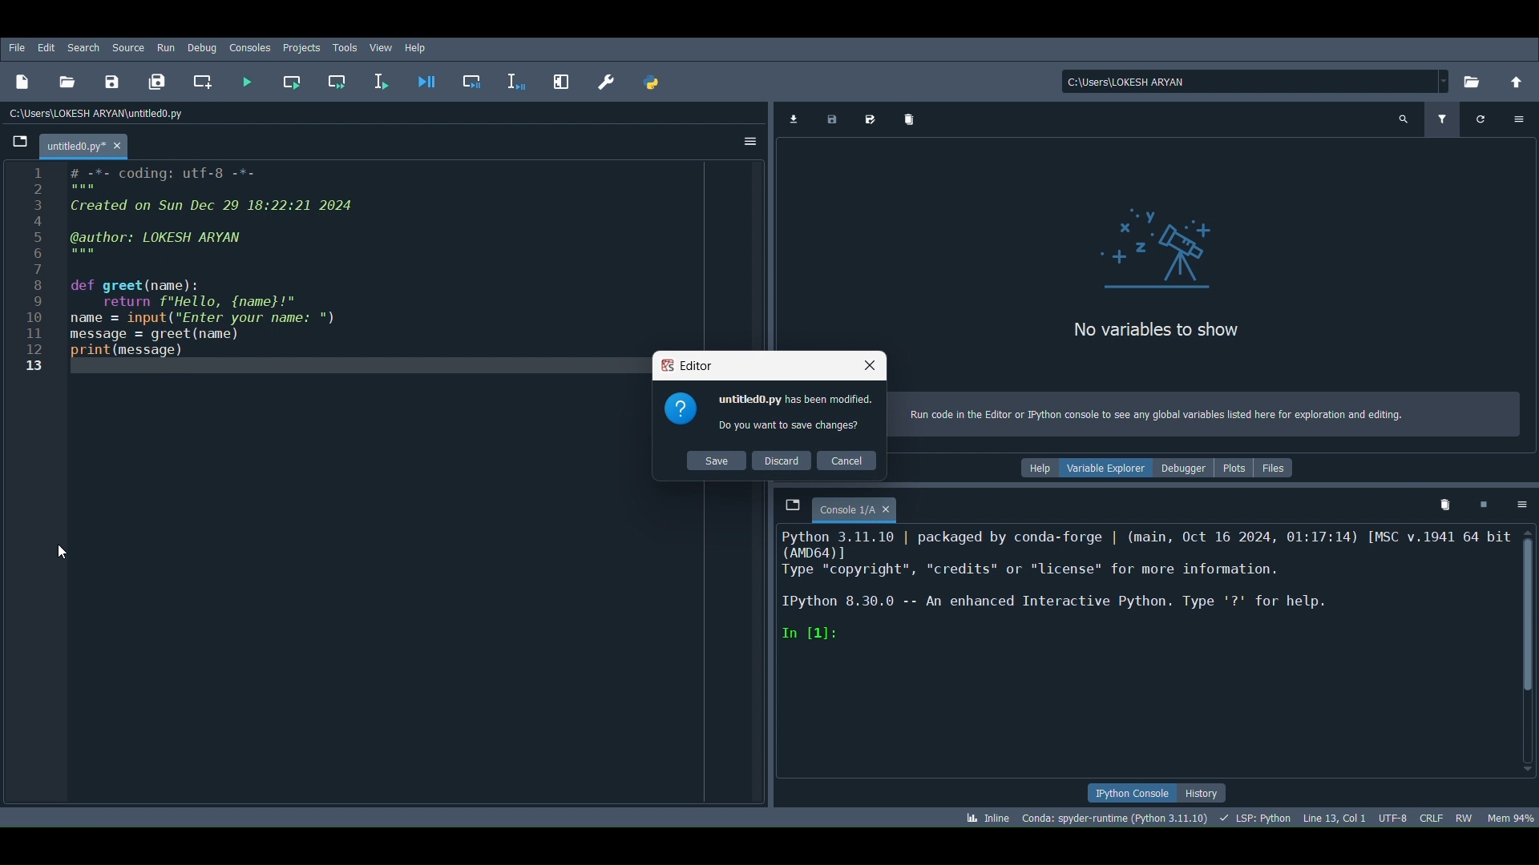 This screenshot has height=865, width=1539. I want to click on File permissions, so click(1464, 817).